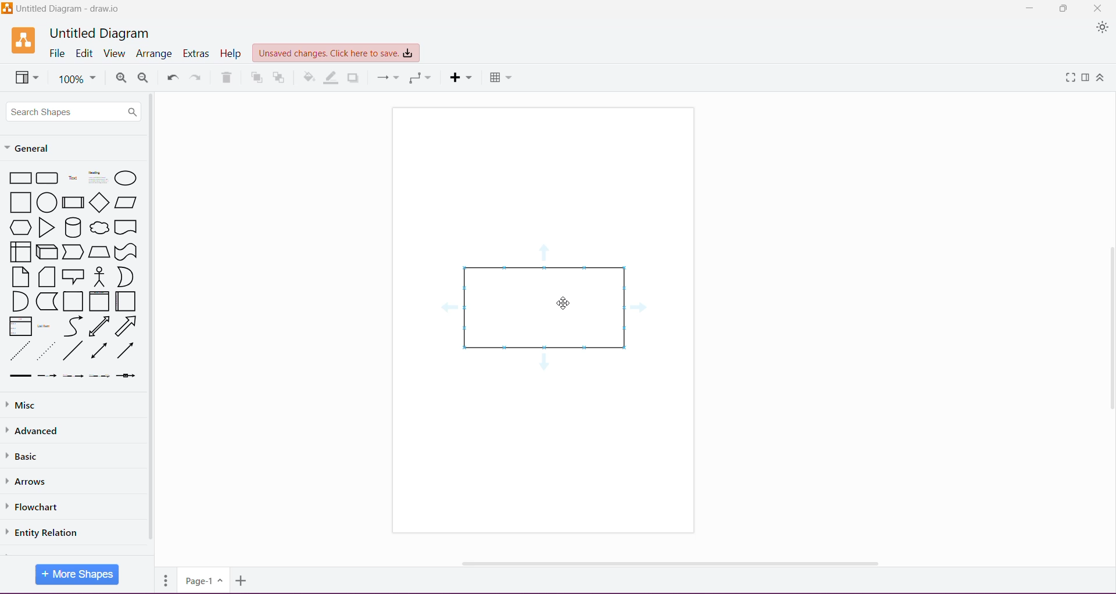  What do you see at coordinates (37, 507) in the screenshot?
I see `Flowchart` at bounding box center [37, 507].